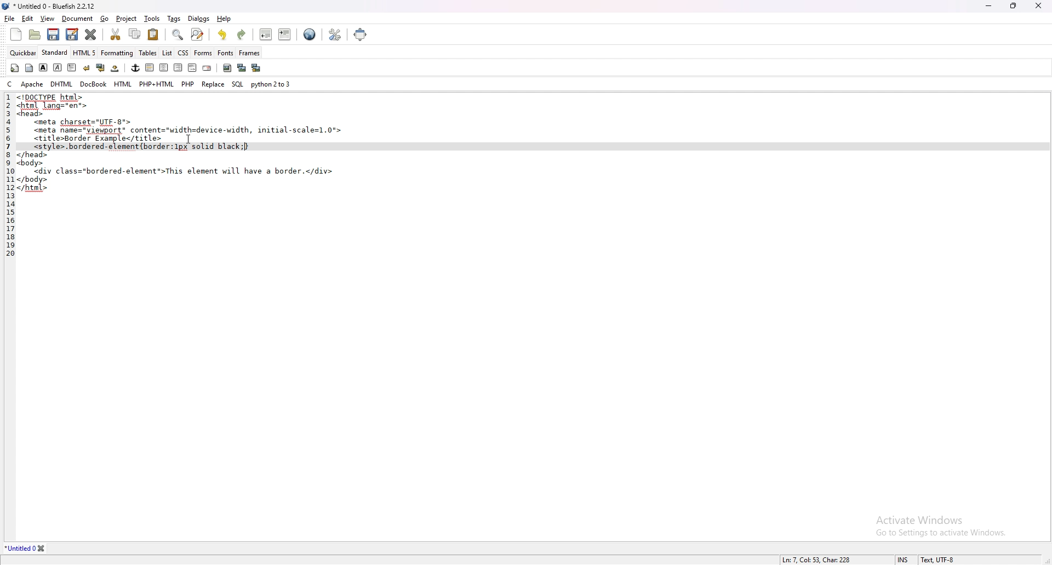 The width and height of the screenshot is (1052, 565). Describe the element at coordinates (152, 19) in the screenshot. I see `tools` at that location.